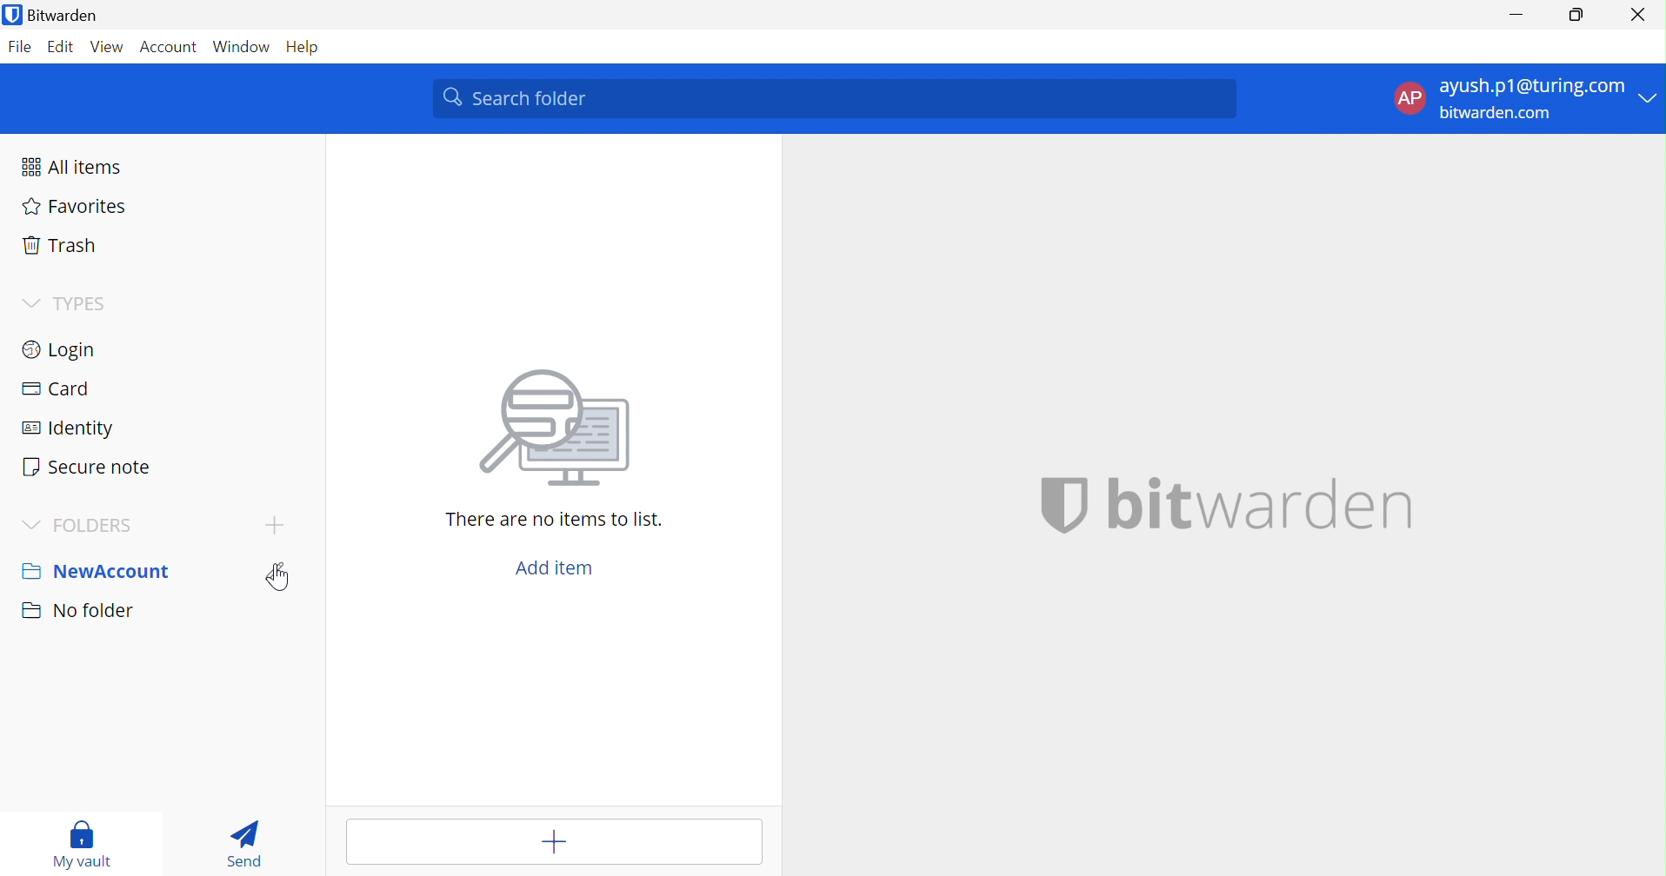  I want to click on Add item, so click(552, 841).